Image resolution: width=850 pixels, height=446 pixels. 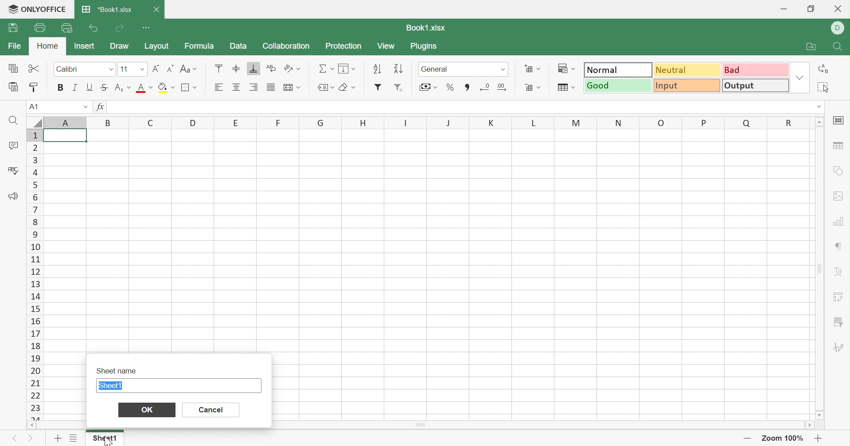 What do you see at coordinates (34, 121) in the screenshot?
I see `Select all rows and colums` at bounding box center [34, 121].